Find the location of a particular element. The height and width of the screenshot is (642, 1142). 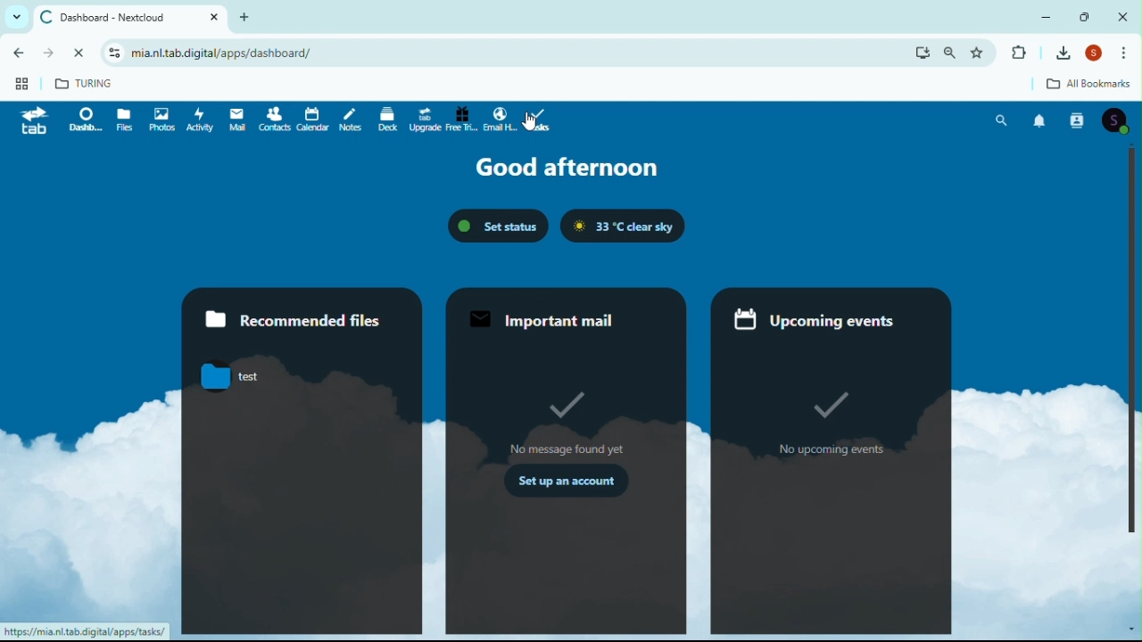

All bookmarks is located at coordinates (1090, 86).